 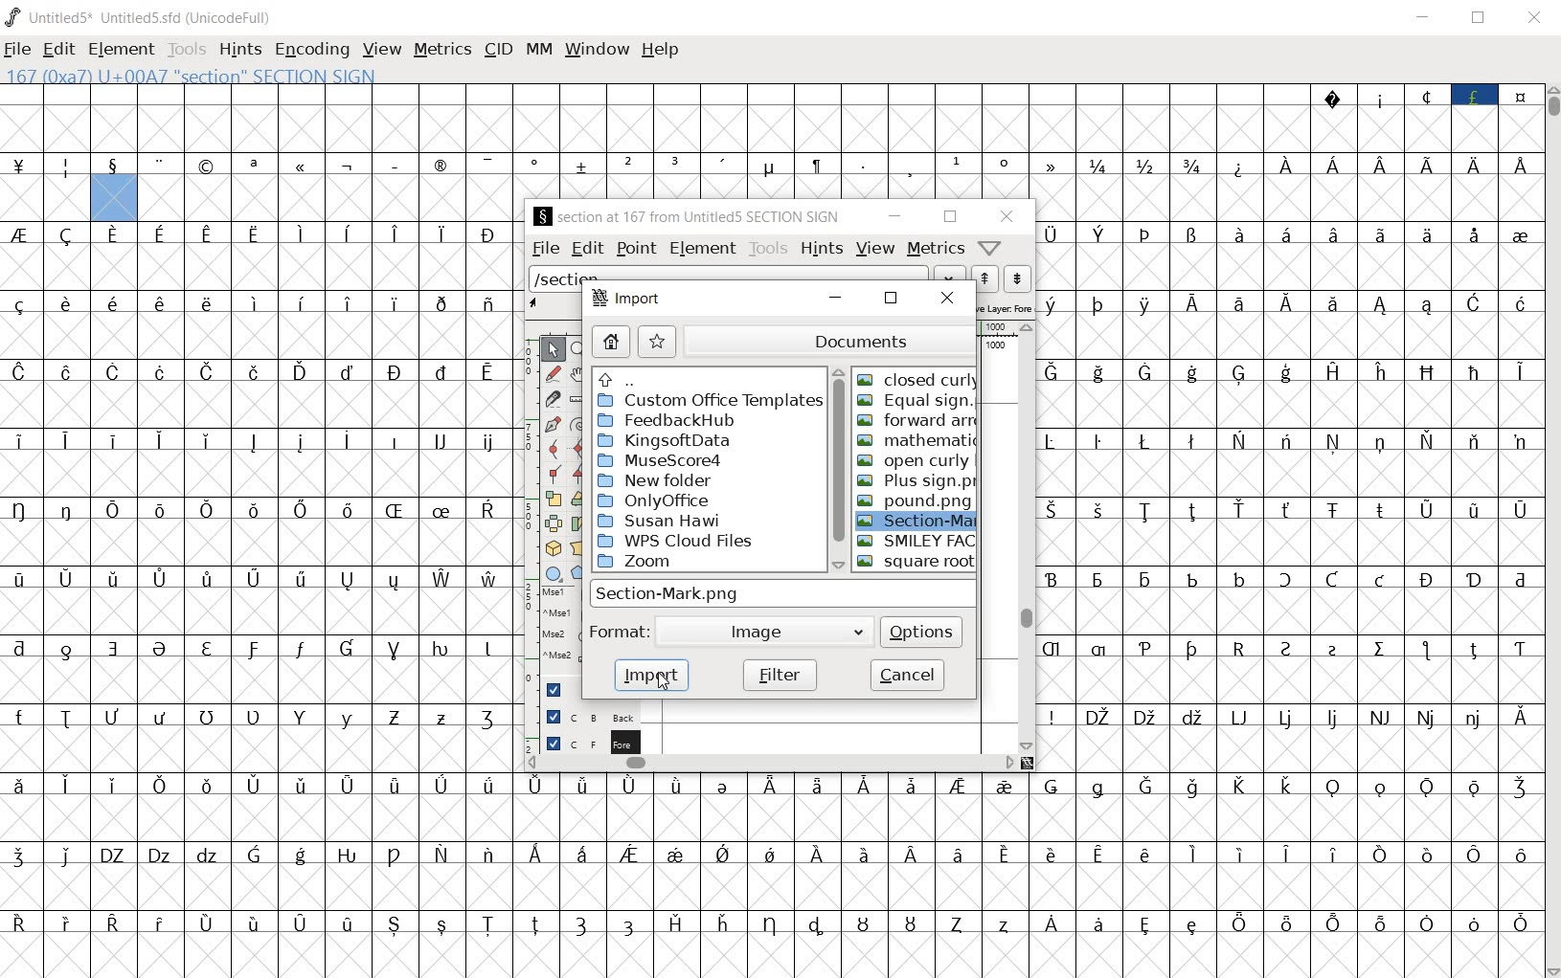 I want to click on SQUARE ROOT, so click(x=918, y=564).